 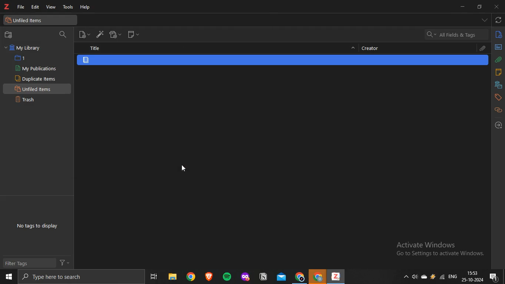 What do you see at coordinates (21, 58) in the screenshot?
I see `1` at bounding box center [21, 58].